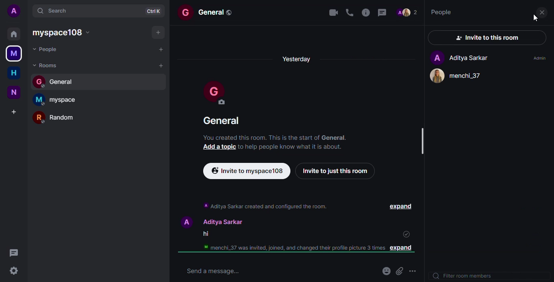 This screenshot has height=282, width=554. I want to click on ‘You created this room. This is the start of General., so click(281, 139).